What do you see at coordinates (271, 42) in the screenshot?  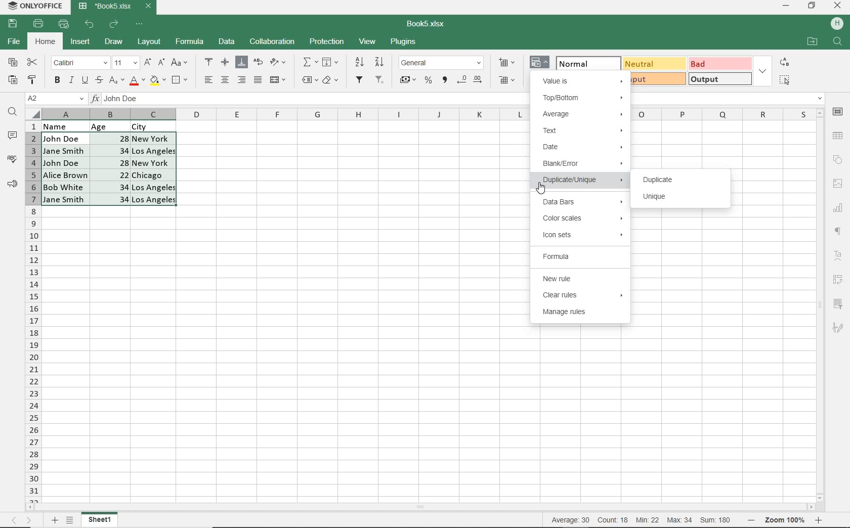 I see `COLLABORATION` at bounding box center [271, 42].